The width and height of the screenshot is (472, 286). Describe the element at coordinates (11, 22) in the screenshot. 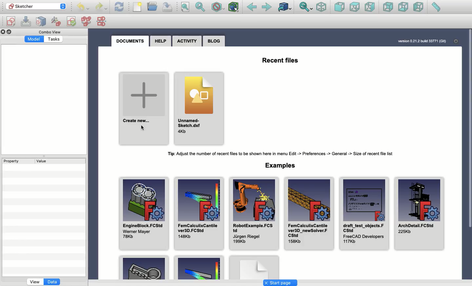

I see `Create sketch` at that location.